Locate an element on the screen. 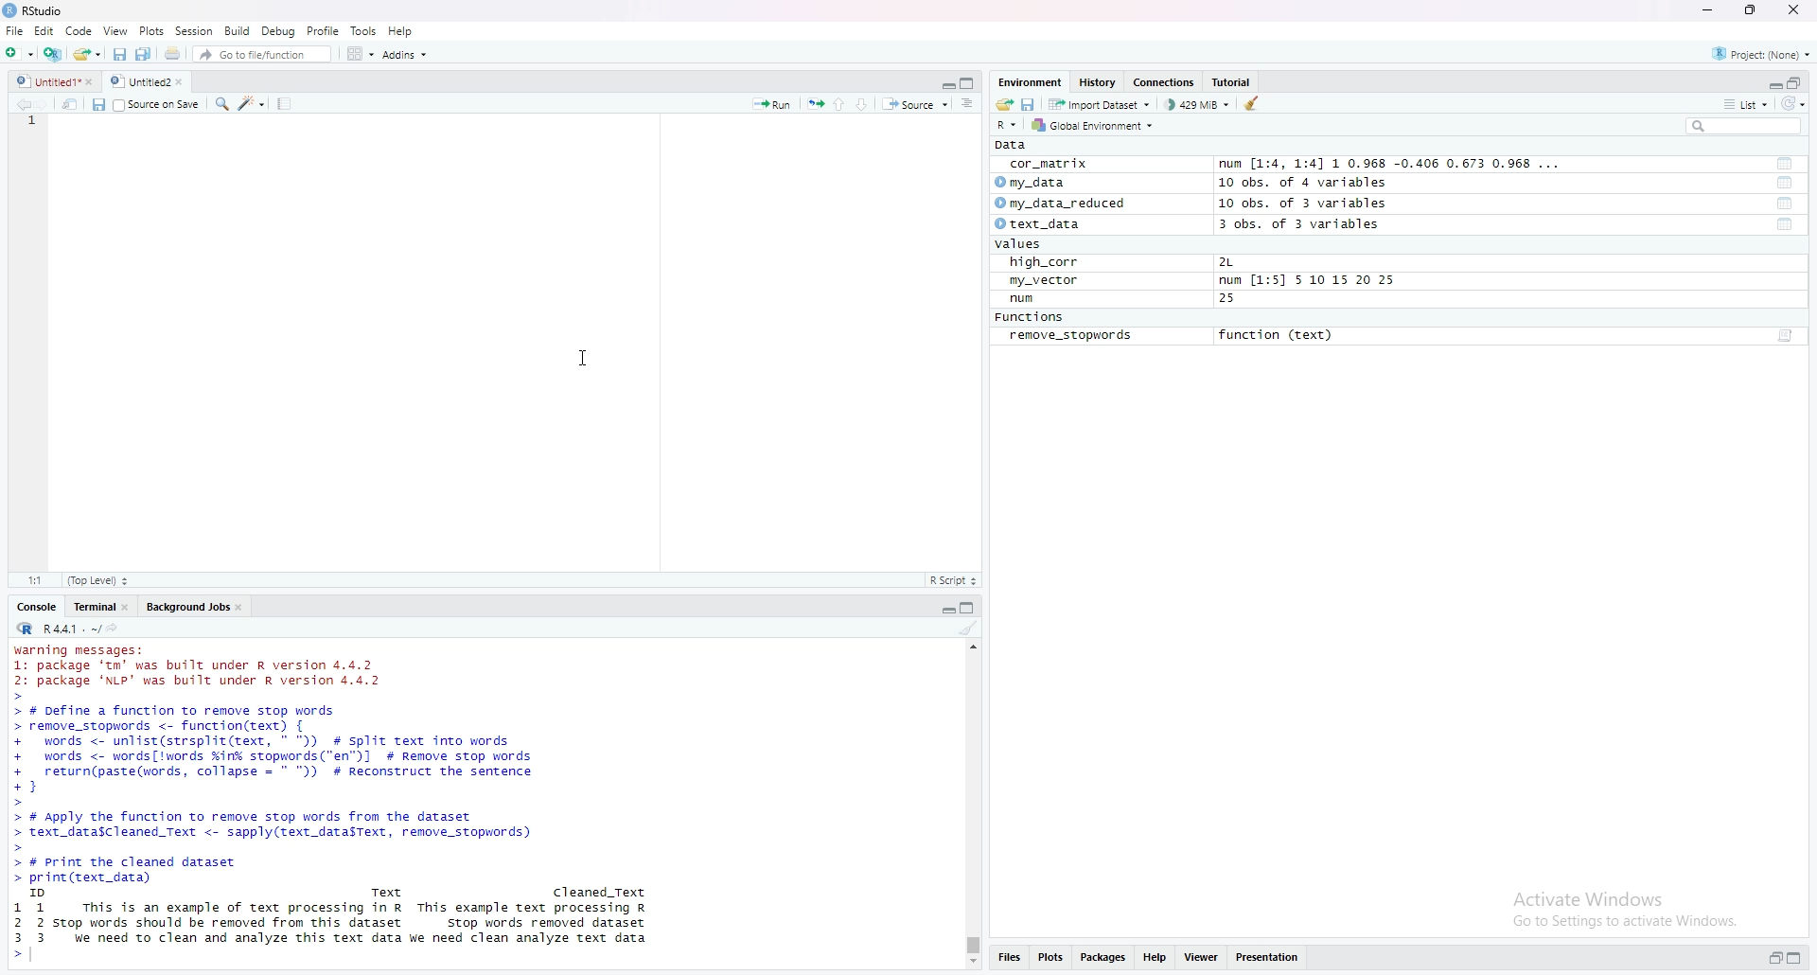 The image size is (1817, 975). Profile is located at coordinates (324, 31).